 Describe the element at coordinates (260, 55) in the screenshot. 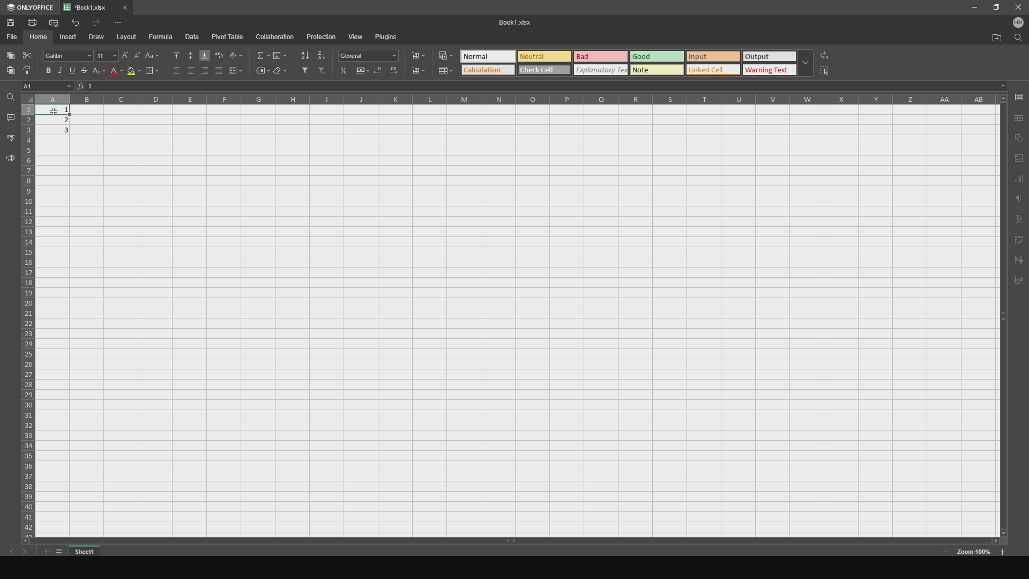

I see `summation` at that location.